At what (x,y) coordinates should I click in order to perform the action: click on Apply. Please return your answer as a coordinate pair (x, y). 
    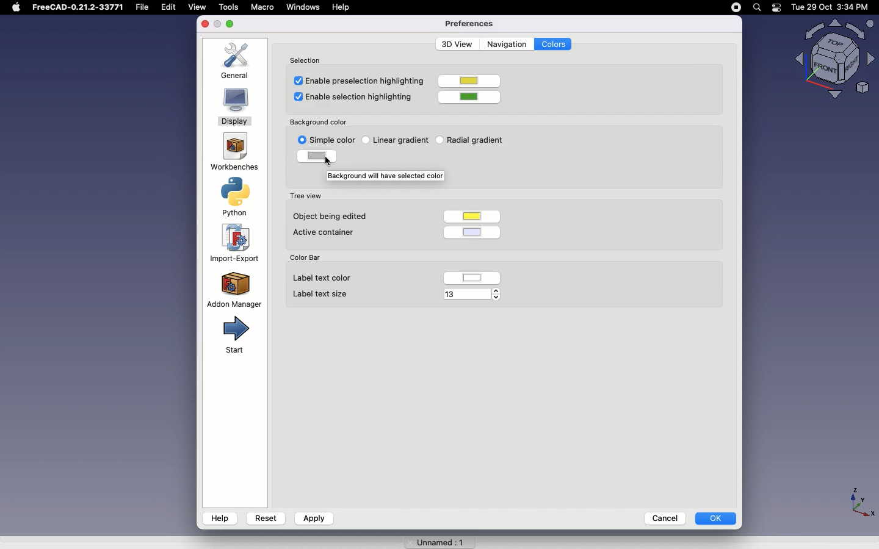
    Looking at the image, I should click on (313, 518).